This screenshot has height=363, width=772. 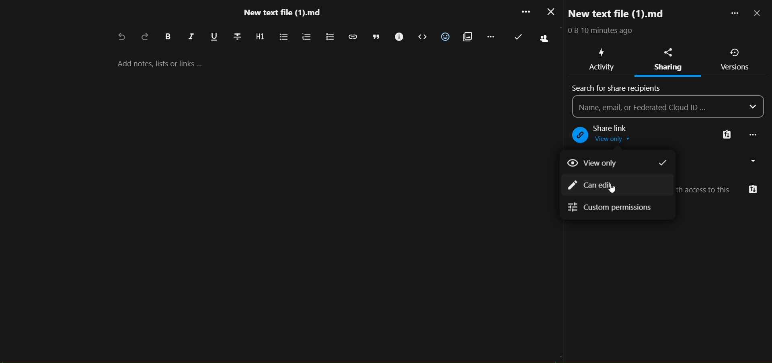 What do you see at coordinates (618, 128) in the screenshot?
I see `share link` at bounding box center [618, 128].